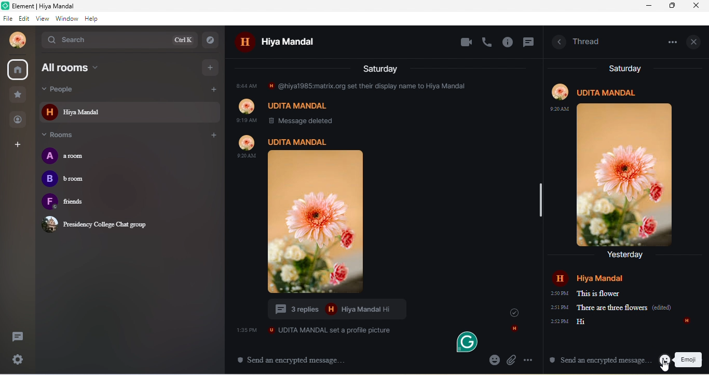 The width and height of the screenshot is (709, 375). What do you see at coordinates (210, 68) in the screenshot?
I see `Add` at bounding box center [210, 68].